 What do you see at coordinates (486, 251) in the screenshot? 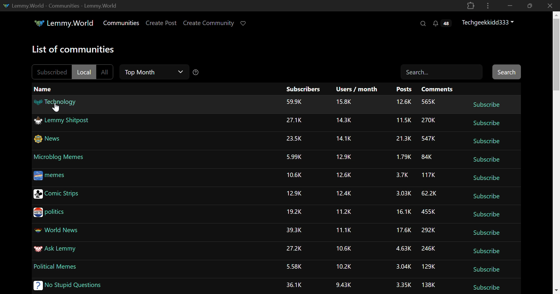
I see `Subscribe` at bounding box center [486, 251].